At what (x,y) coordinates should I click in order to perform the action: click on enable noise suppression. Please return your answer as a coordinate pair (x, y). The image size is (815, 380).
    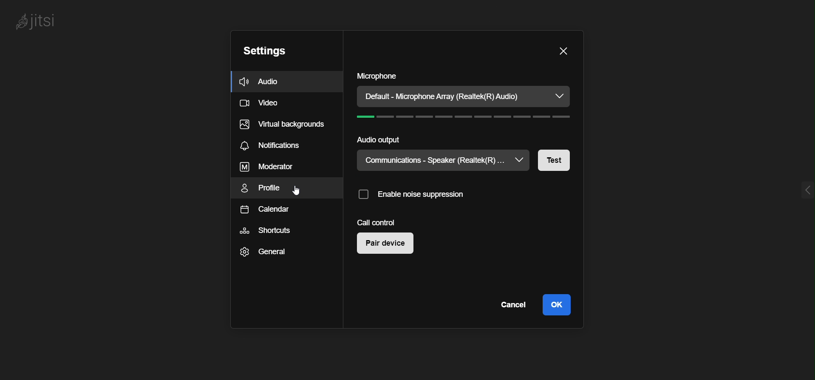
    Looking at the image, I should click on (419, 193).